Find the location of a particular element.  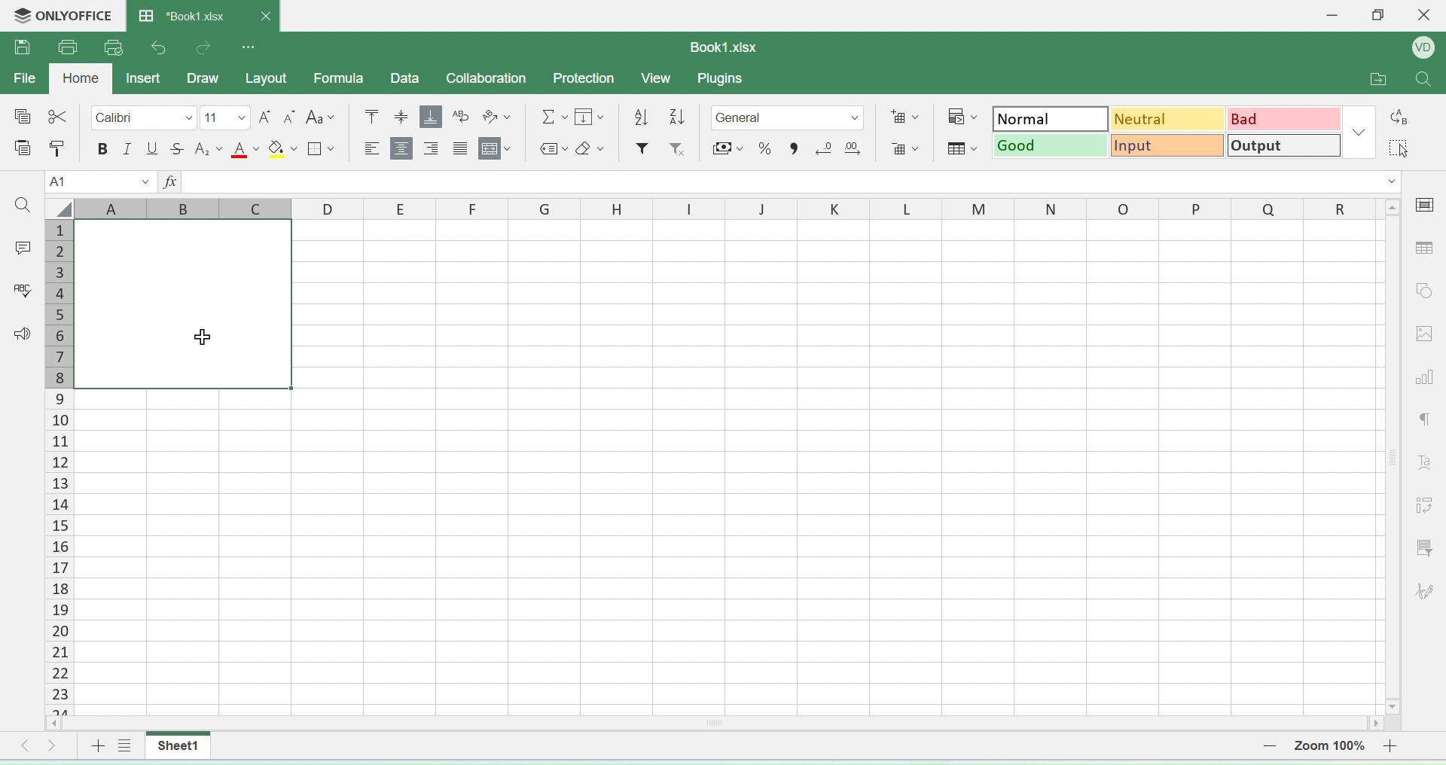

zoom in is located at coordinates (1390, 745).